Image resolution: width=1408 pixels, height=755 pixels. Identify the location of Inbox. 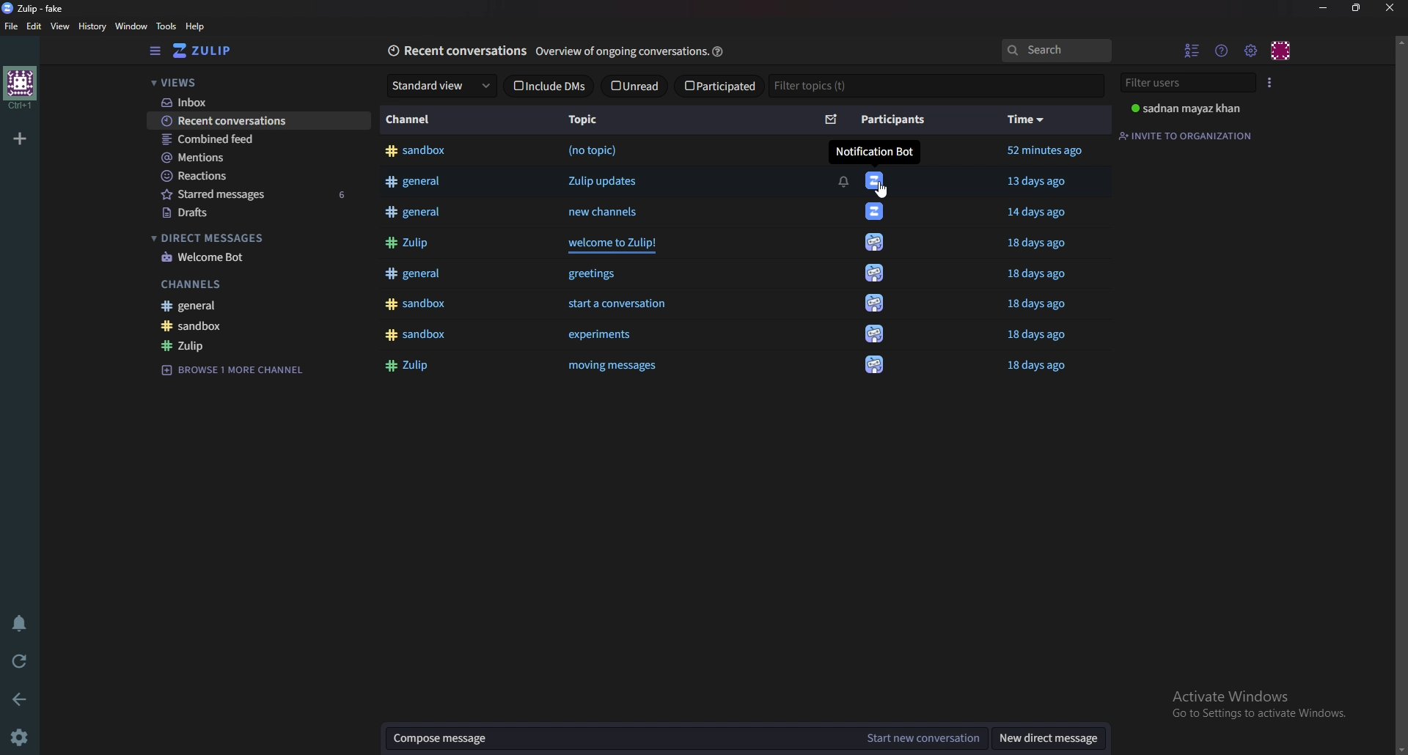
(254, 103).